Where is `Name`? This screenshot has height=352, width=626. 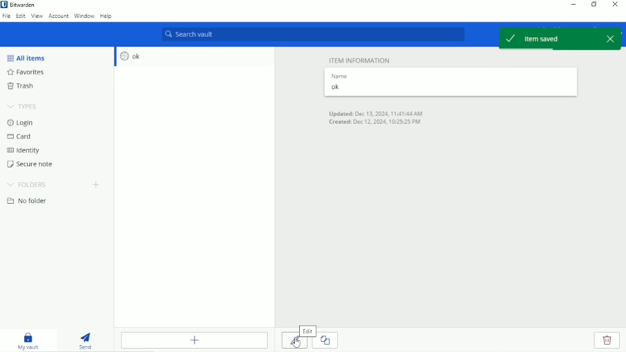 Name is located at coordinates (338, 75).